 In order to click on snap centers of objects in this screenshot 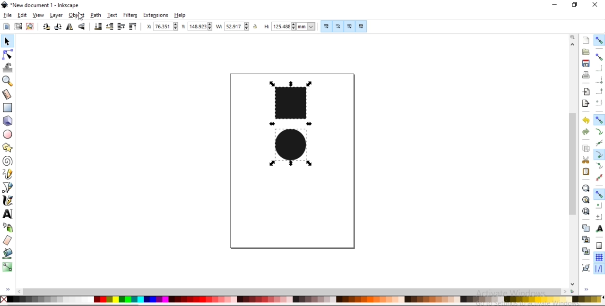, I will do `click(599, 206)`.